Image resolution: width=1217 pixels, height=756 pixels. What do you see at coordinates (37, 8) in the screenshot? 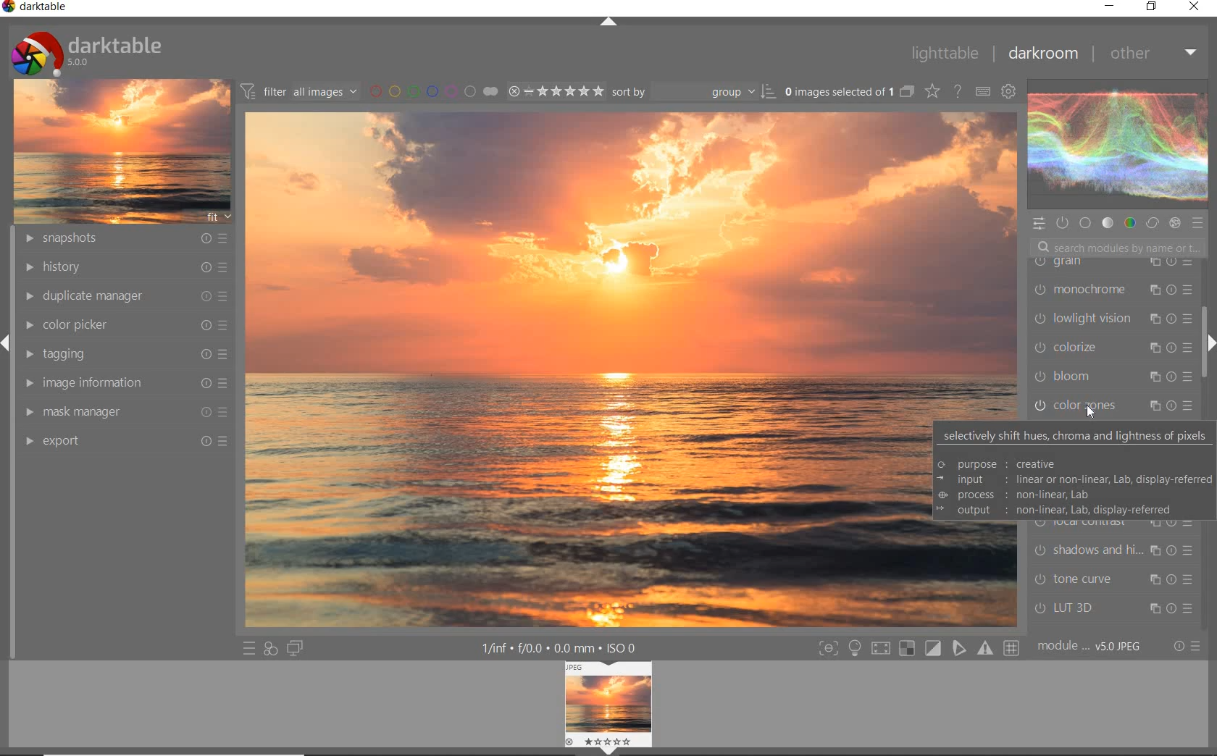
I see `darktable` at bounding box center [37, 8].